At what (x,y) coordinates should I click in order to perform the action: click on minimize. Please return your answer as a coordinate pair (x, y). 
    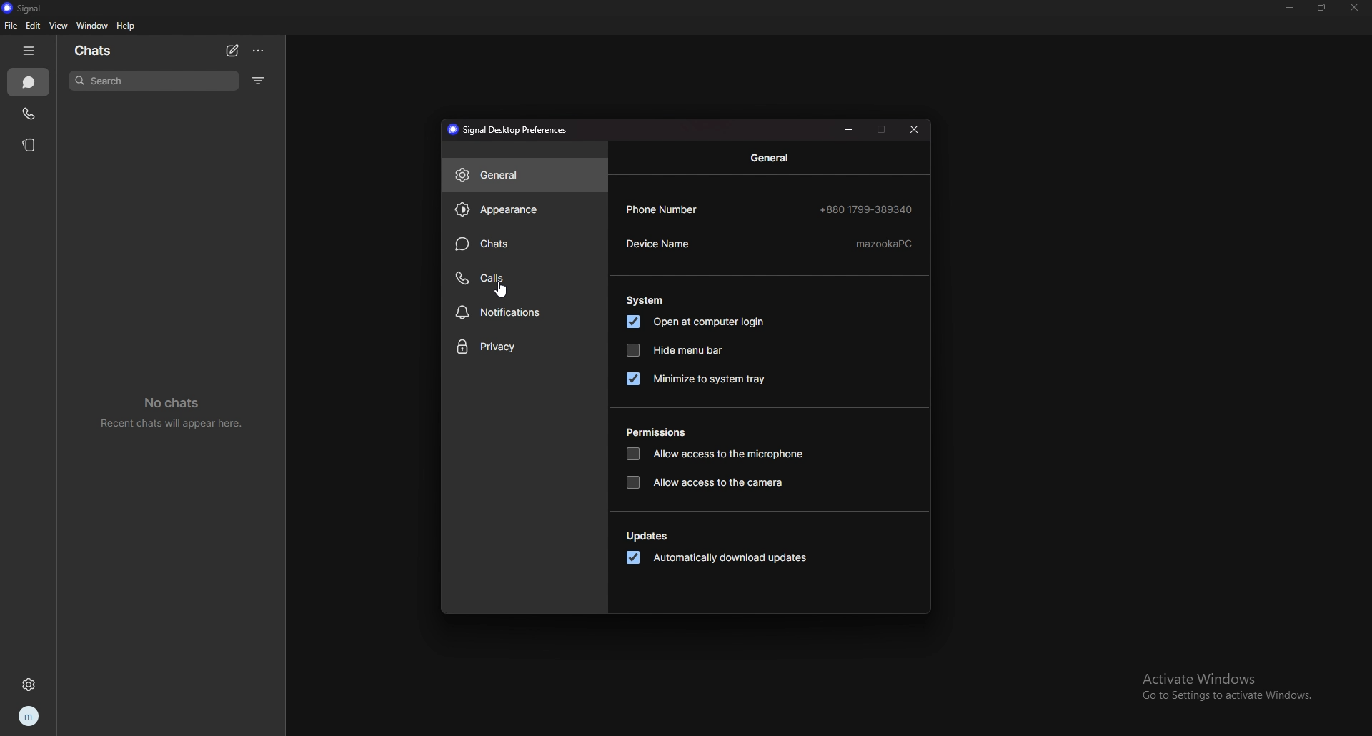
    Looking at the image, I should click on (1291, 8).